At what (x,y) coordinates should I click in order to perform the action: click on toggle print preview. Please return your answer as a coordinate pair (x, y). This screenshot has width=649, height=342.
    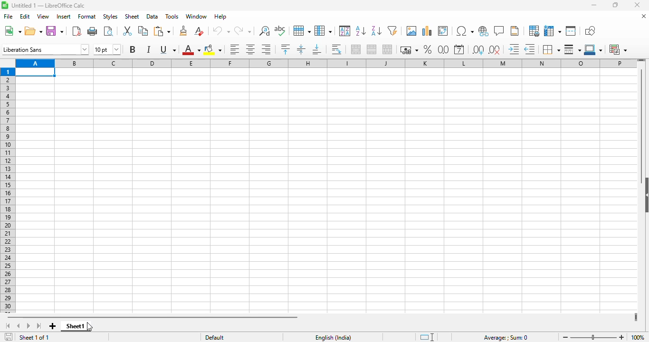
    Looking at the image, I should click on (109, 31).